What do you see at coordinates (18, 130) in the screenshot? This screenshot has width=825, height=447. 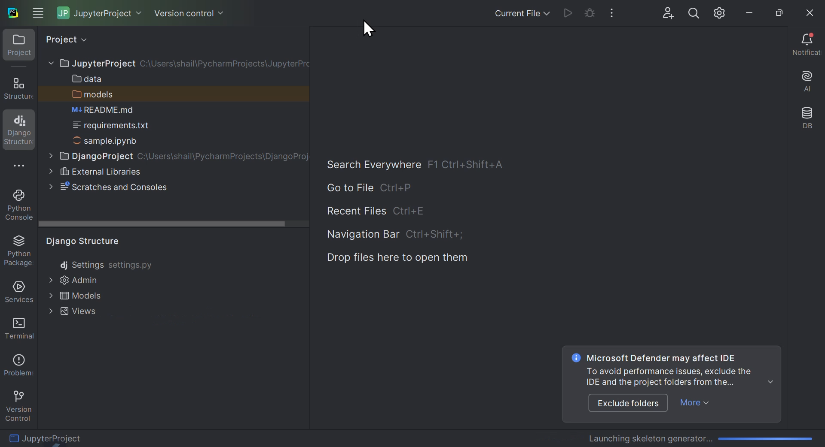 I see `structure` at bounding box center [18, 130].